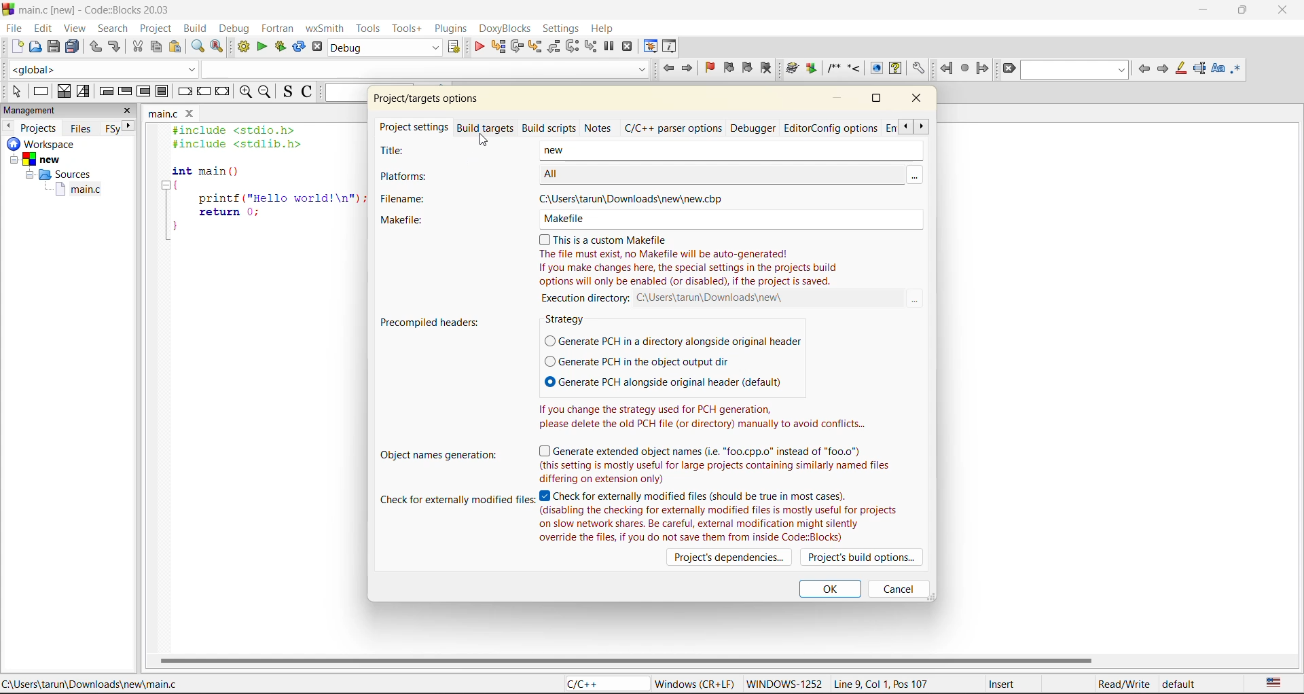  What do you see at coordinates (96, 48) in the screenshot?
I see `undo` at bounding box center [96, 48].